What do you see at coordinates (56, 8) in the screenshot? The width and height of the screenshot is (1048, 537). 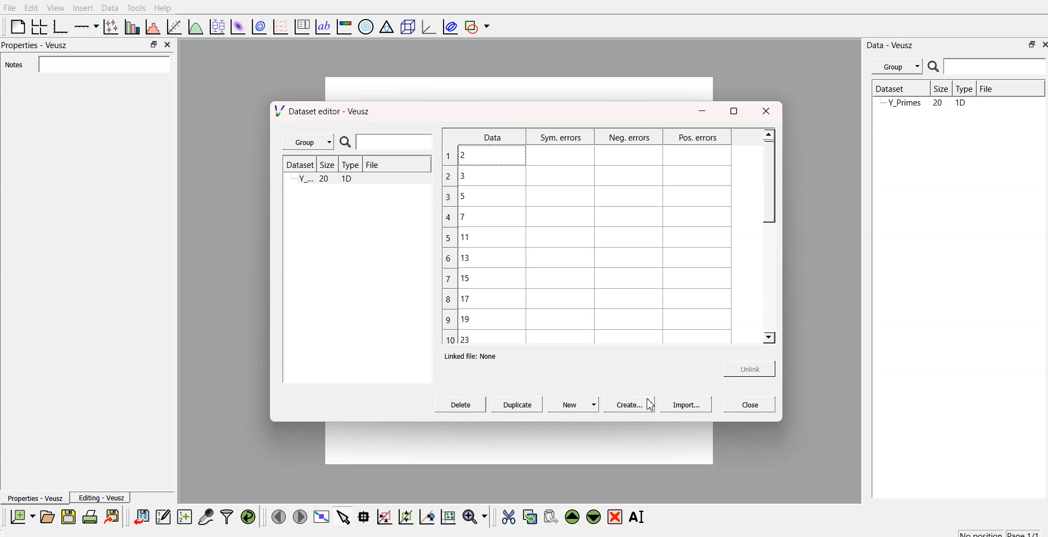 I see `View` at bounding box center [56, 8].